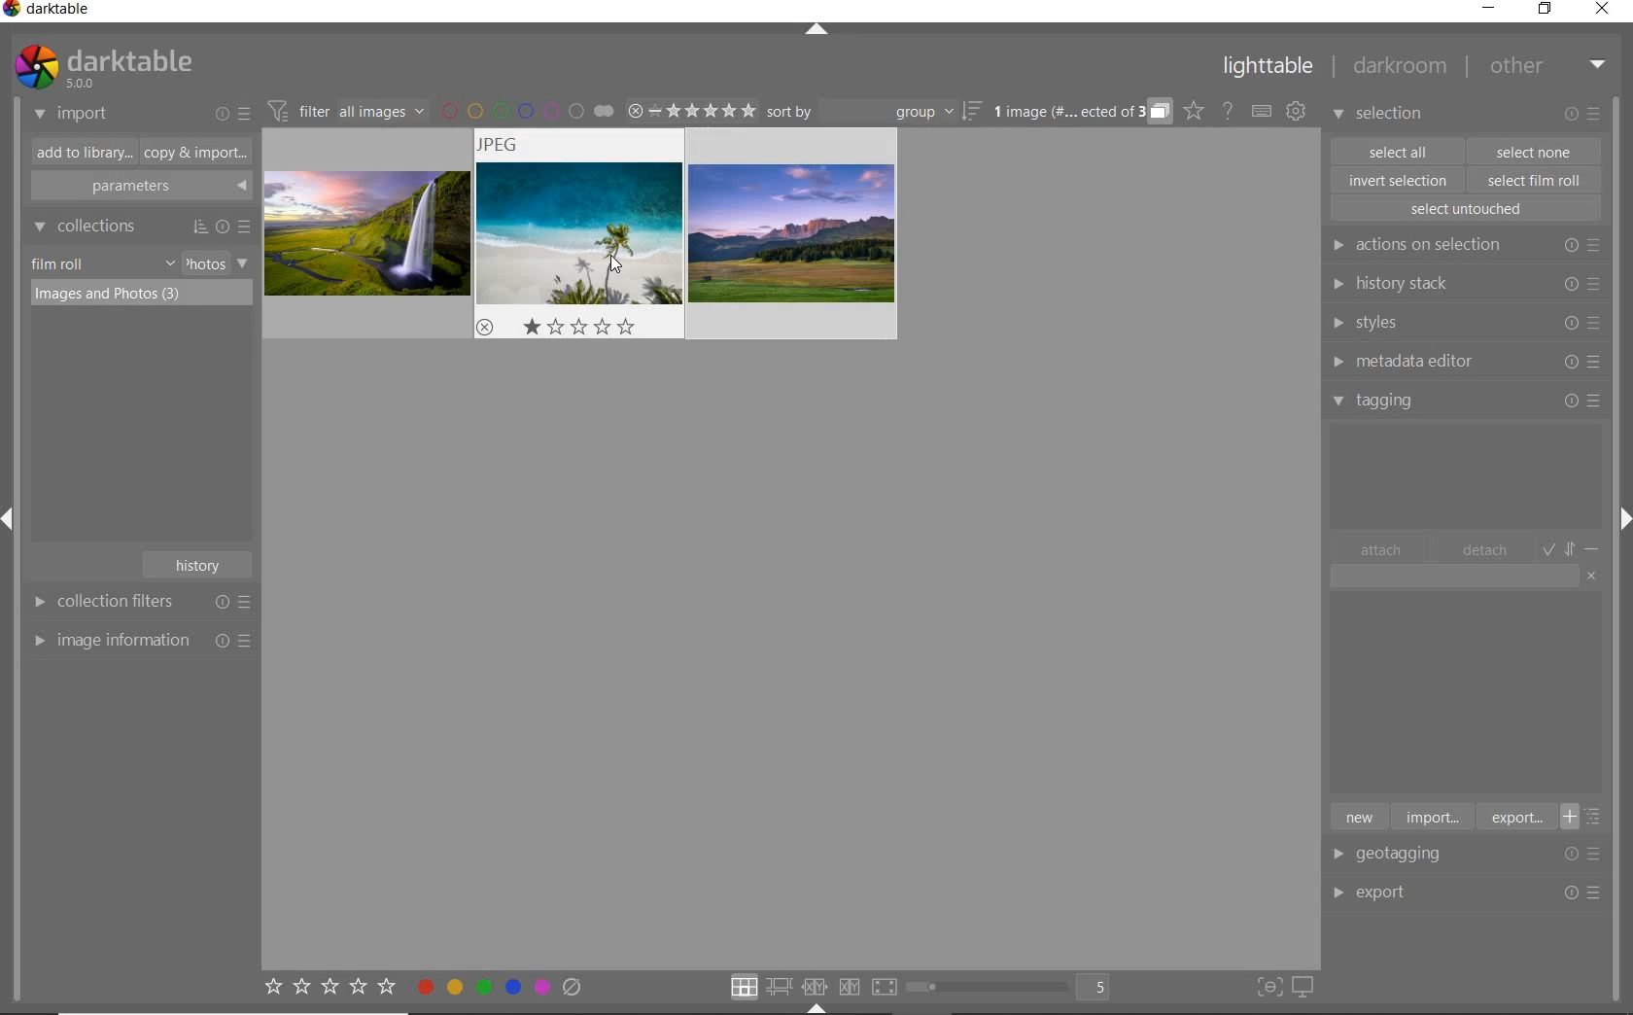 The height and width of the screenshot is (1015, 1633). What do you see at coordinates (1228, 110) in the screenshot?
I see `help online` at bounding box center [1228, 110].